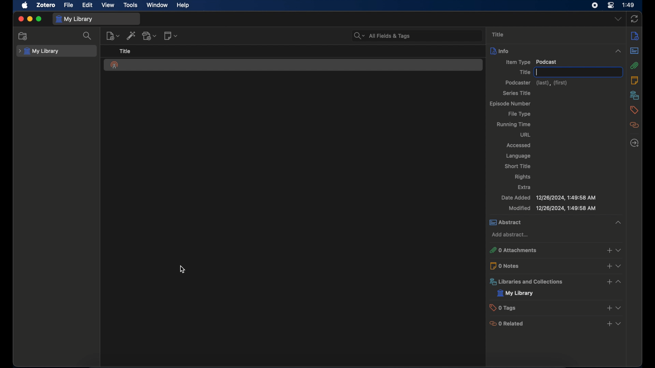  Describe the element at coordinates (131, 5) in the screenshot. I see `tools` at that location.